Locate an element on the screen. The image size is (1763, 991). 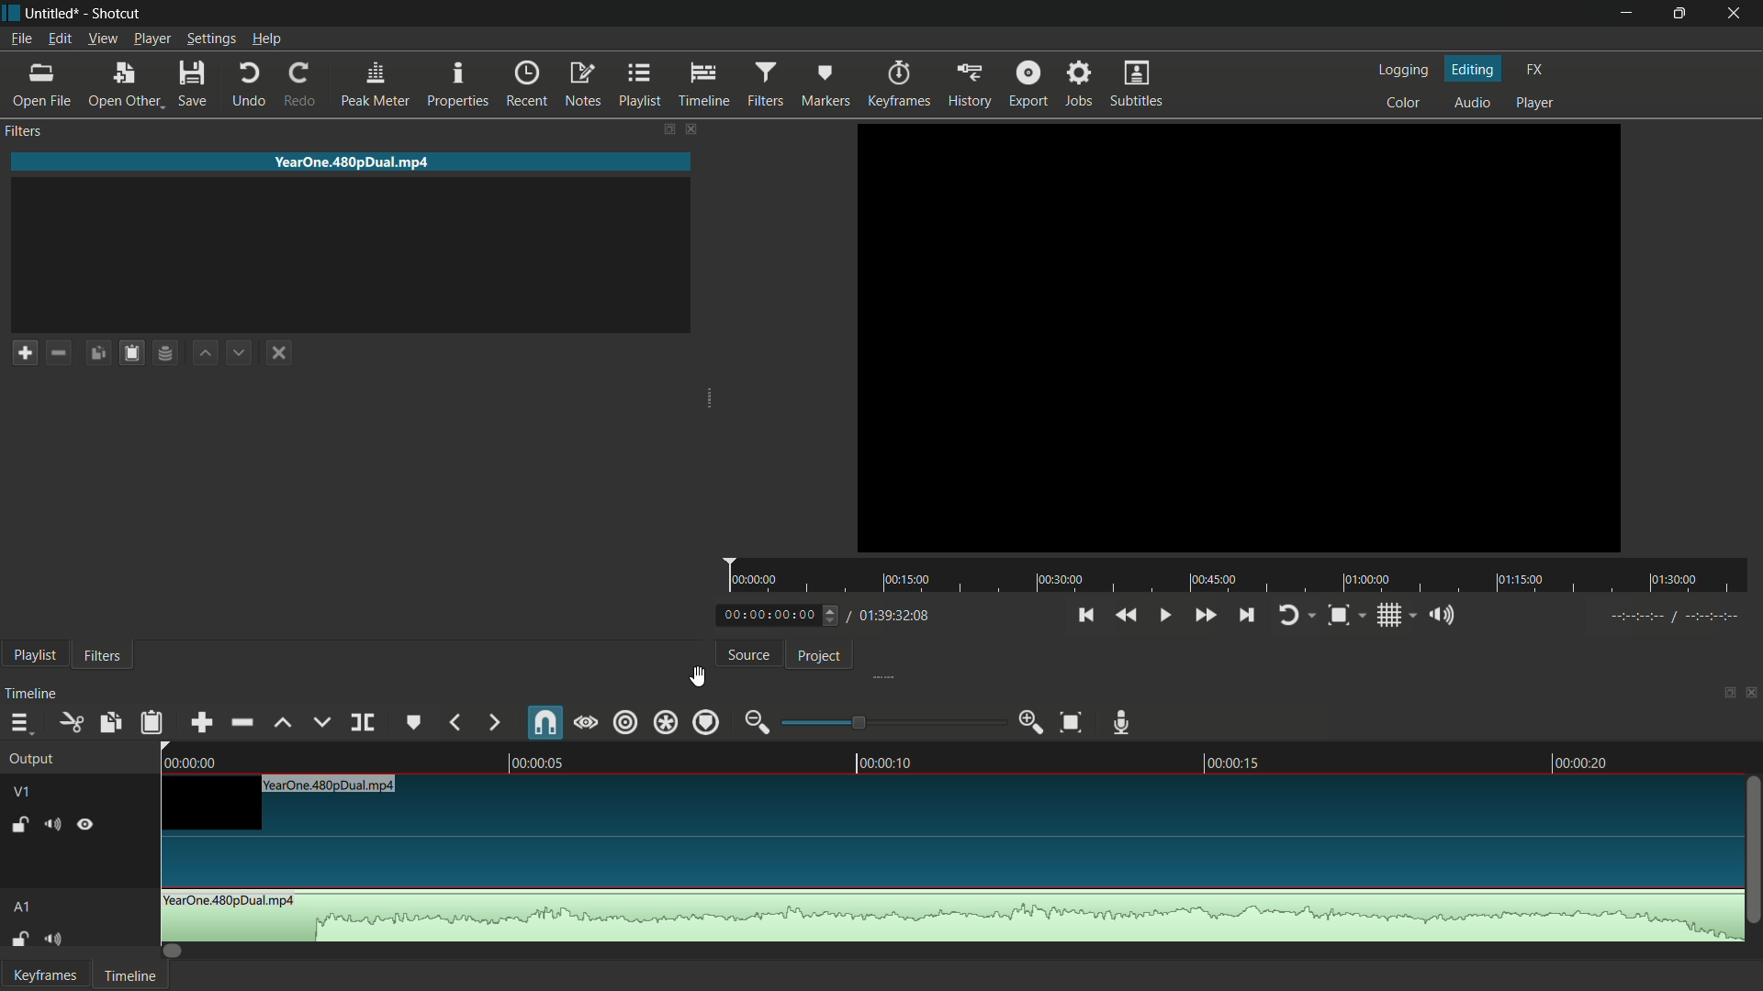
paste filters is located at coordinates (135, 353).